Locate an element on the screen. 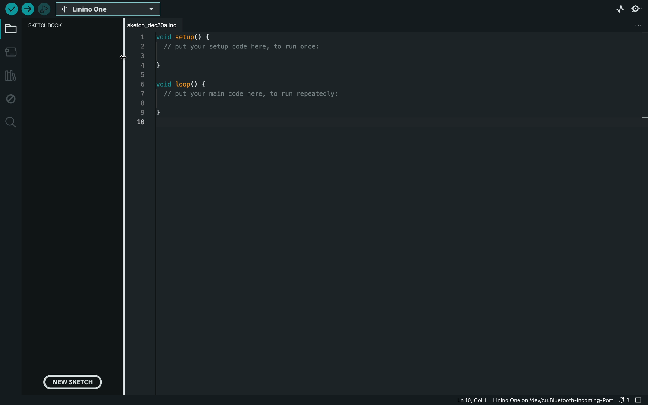  debugger is located at coordinates (46, 9).